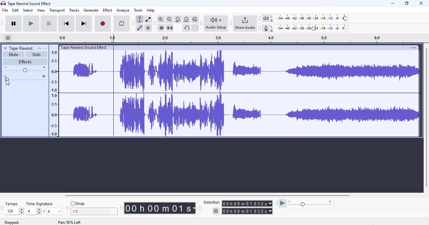 The width and height of the screenshot is (429, 225). Describe the element at coordinates (412, 48) in the screenshot. I see `More options` at that location.